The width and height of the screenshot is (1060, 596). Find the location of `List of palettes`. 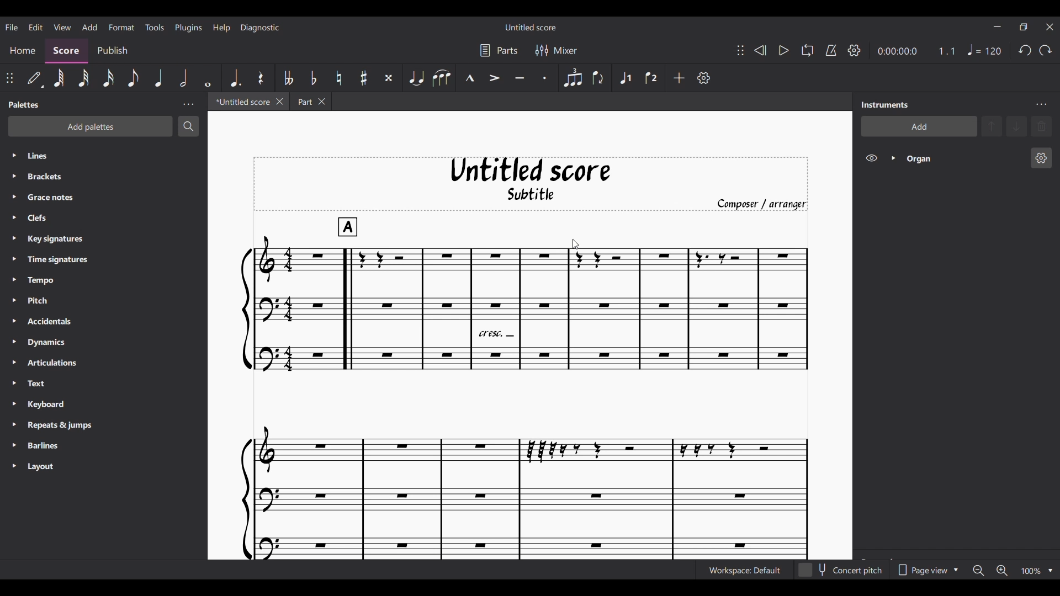

List of palettes is located at coordinates (115, 311).